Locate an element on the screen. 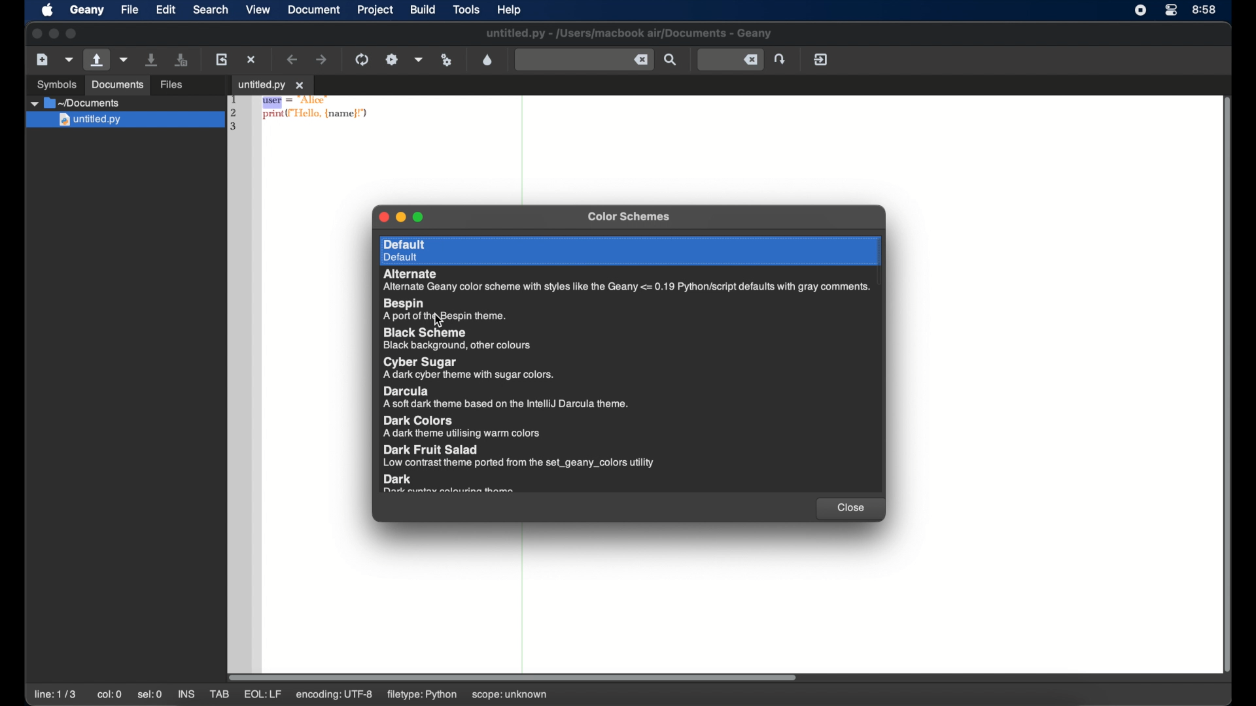  cyber sugar is located at coordinates (470, 368).